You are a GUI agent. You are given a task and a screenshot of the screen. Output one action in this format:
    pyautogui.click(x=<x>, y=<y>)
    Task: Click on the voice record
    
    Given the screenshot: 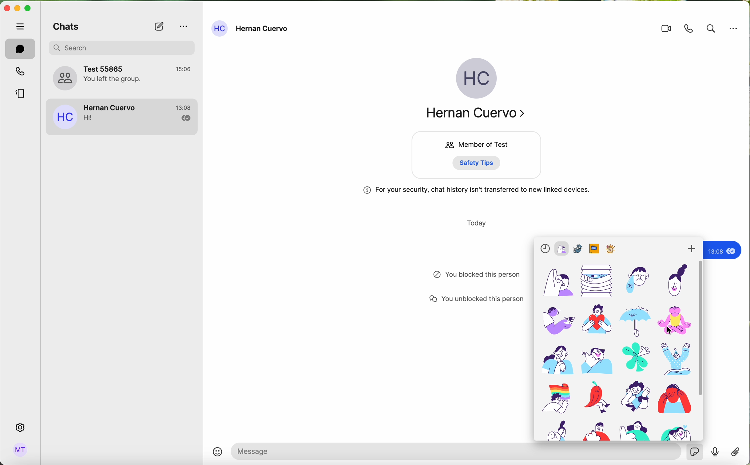 What is the action you would take?
    pyautogui.click(x=715, y=454)
    